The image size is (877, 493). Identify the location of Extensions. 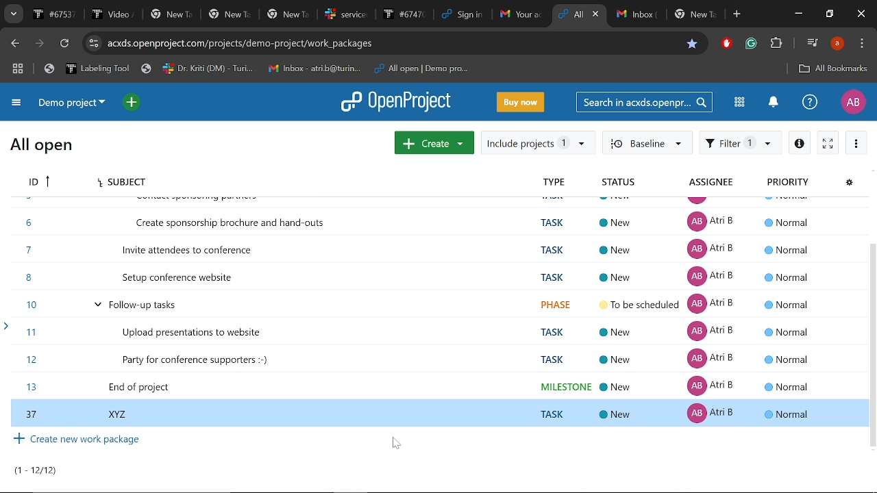
(776, 45).